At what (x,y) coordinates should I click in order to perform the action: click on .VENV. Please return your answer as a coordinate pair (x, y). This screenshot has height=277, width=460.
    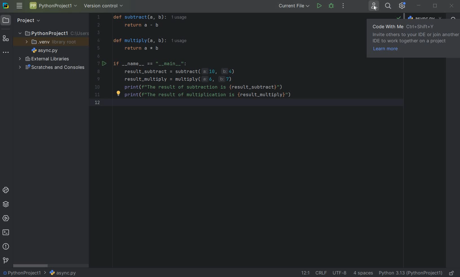
    Looking at the image, I should click on (51, 42).